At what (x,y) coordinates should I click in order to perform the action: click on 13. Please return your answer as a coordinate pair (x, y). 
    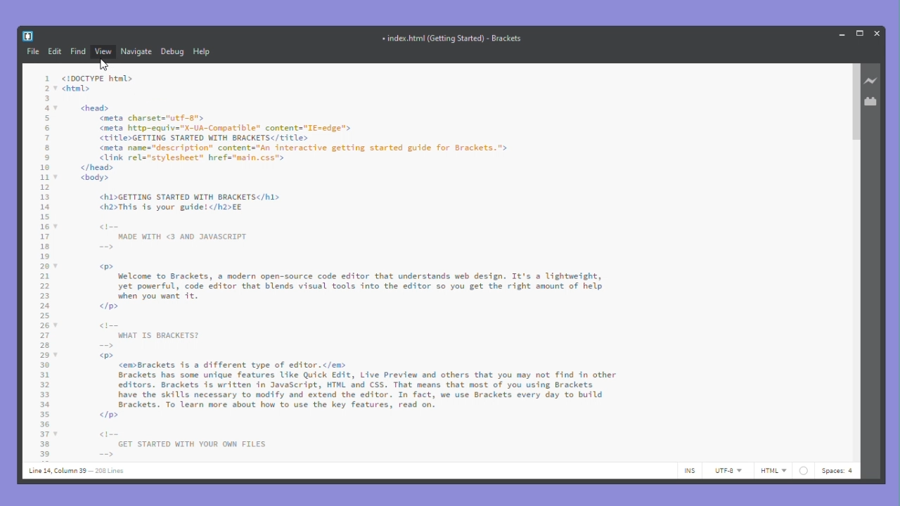
    Looking at the image, I should click on (44, 197).